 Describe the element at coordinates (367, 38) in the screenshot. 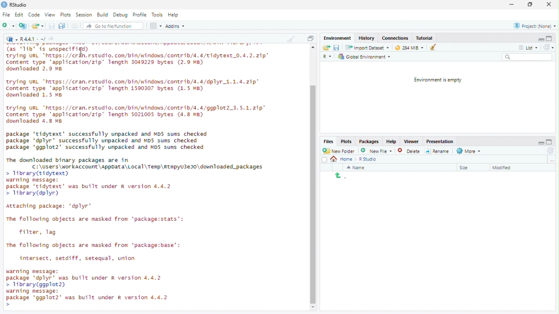

I see `History` at that location.